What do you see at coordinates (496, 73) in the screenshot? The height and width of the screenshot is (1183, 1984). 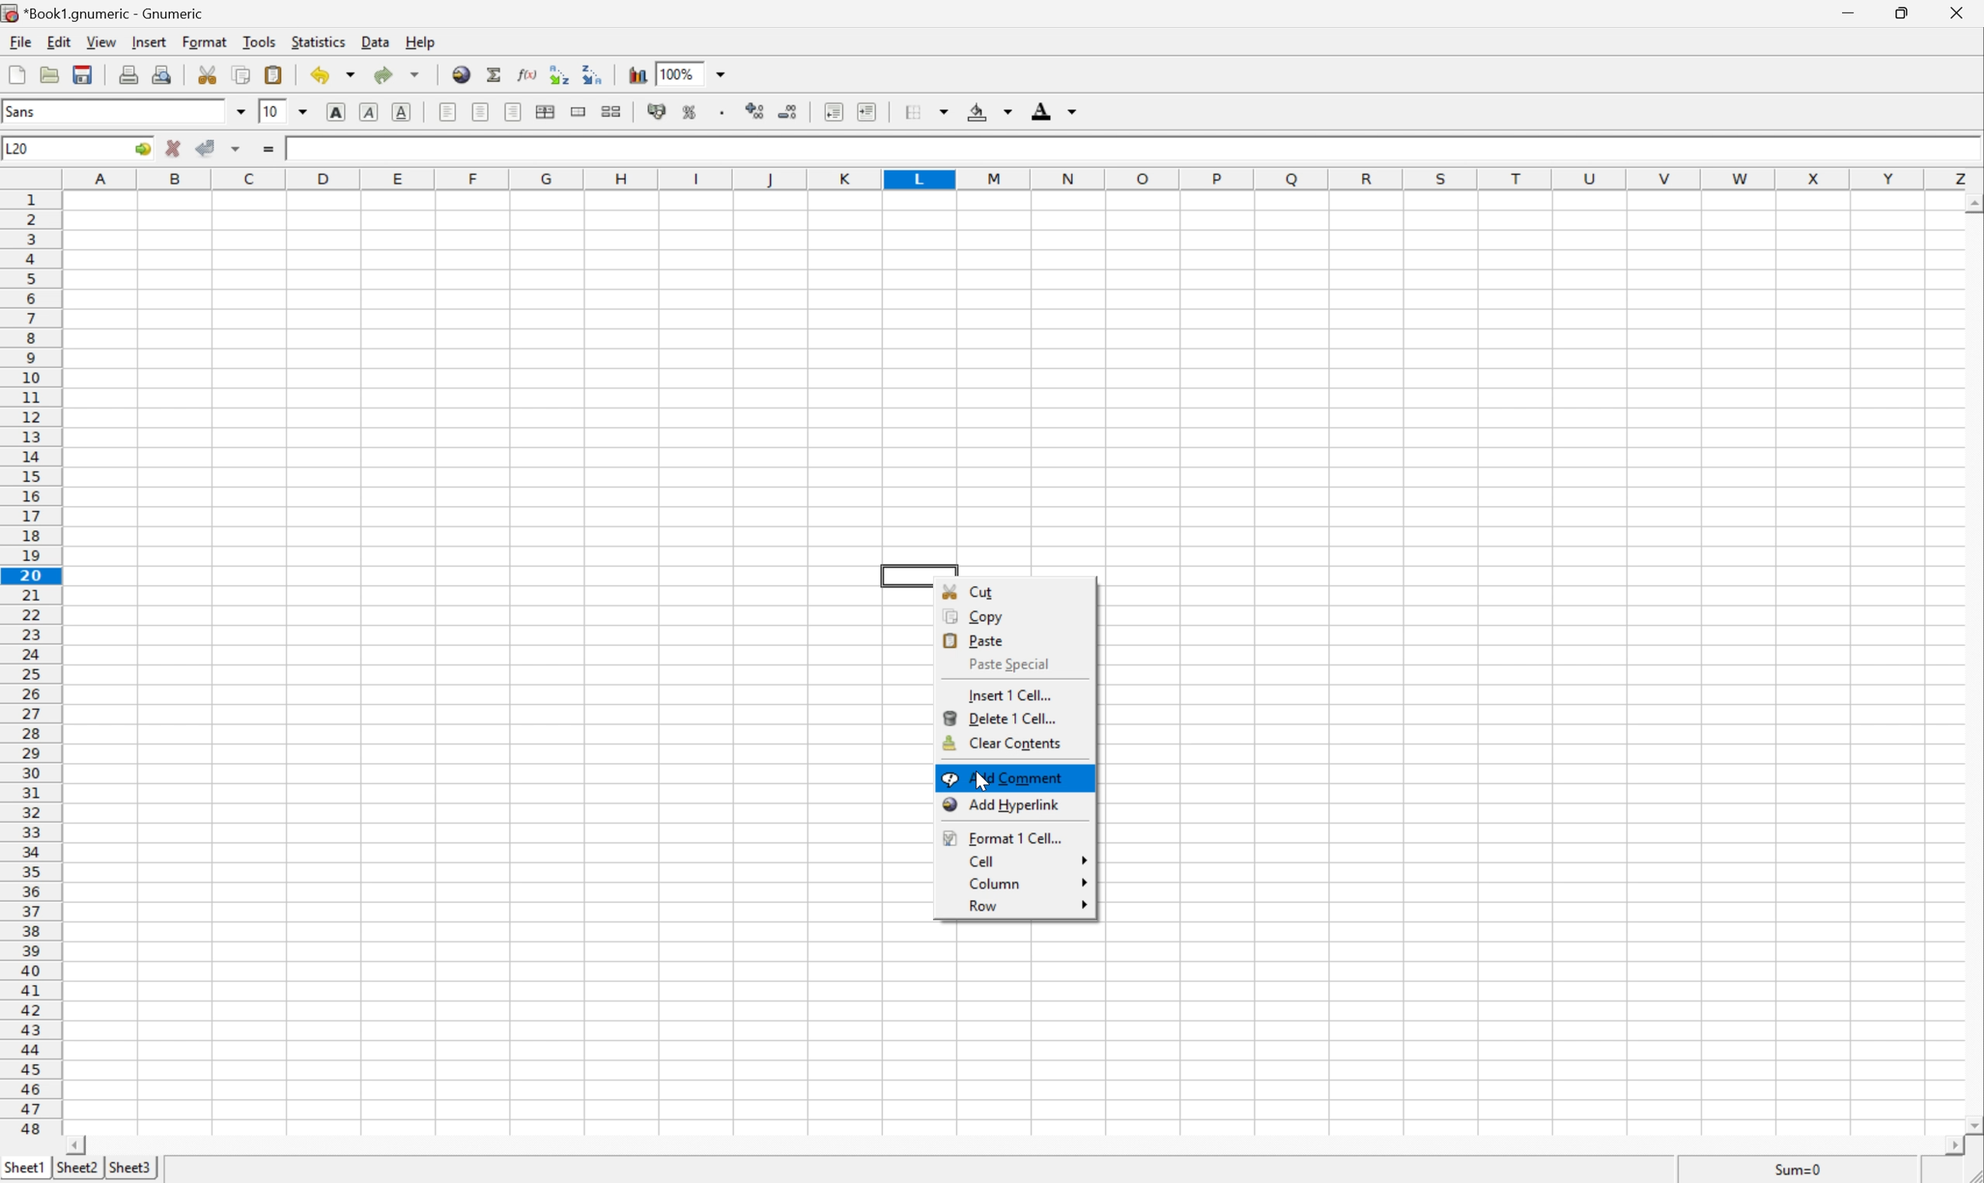 I see `Sum in current cell` at bounding box center [496, 73].